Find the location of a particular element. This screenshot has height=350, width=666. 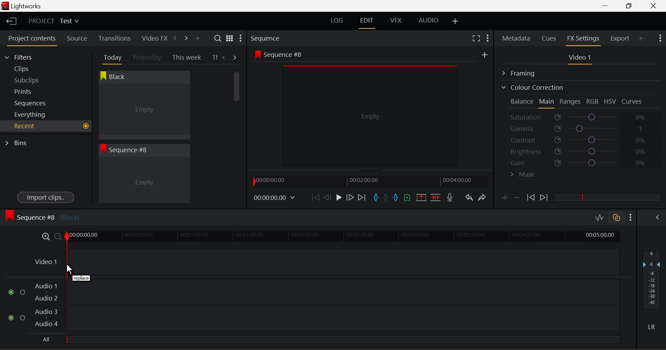

Remove All Marks is located at coordinates (386, 198).